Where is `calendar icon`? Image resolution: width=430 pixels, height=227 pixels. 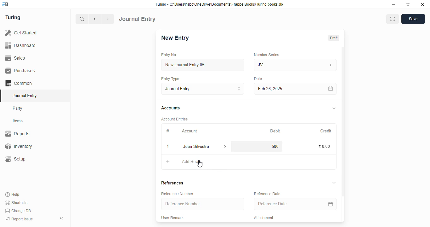
calendar icon is located at coordinates (330, 89).